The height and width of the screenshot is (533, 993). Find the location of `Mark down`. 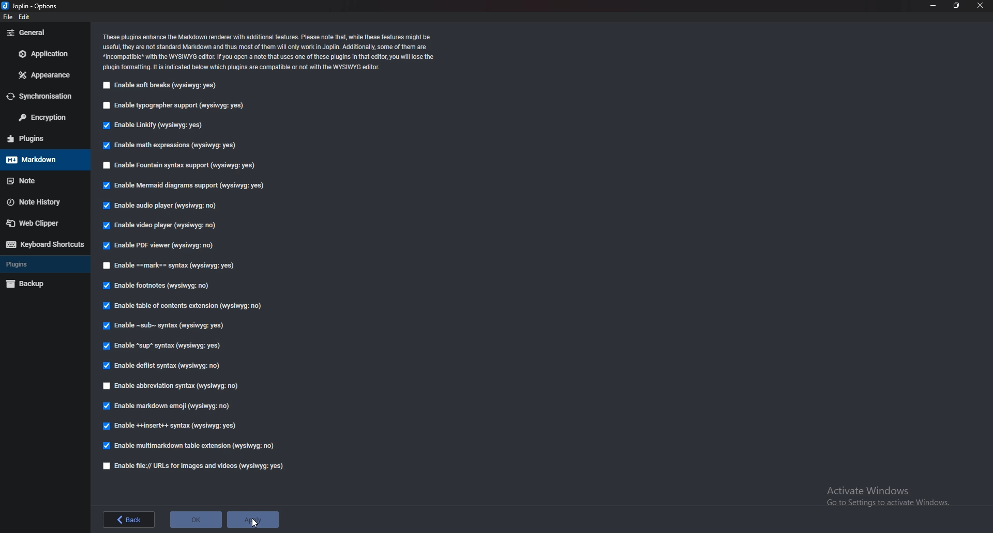

Mark down is located at coordinates (38, 161).